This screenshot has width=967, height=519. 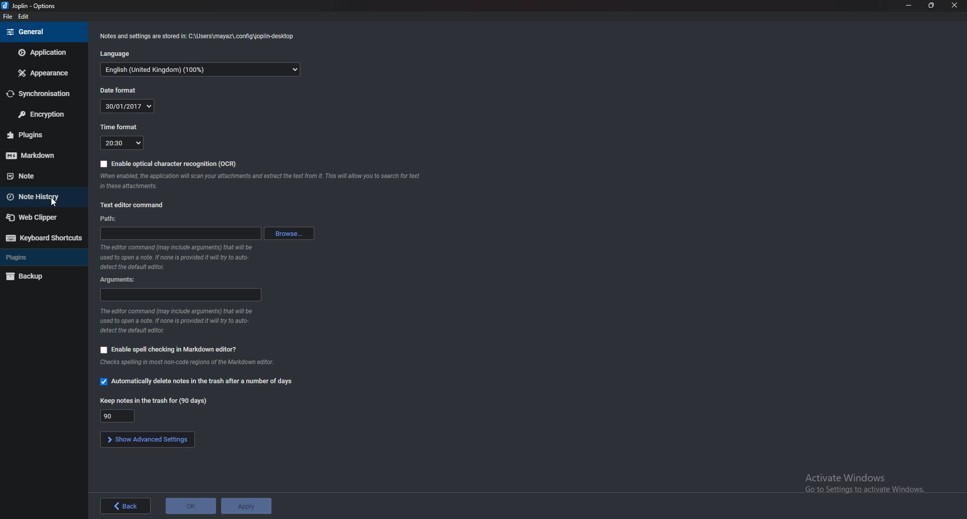 I want to click on general, so click(x=41, y=32).